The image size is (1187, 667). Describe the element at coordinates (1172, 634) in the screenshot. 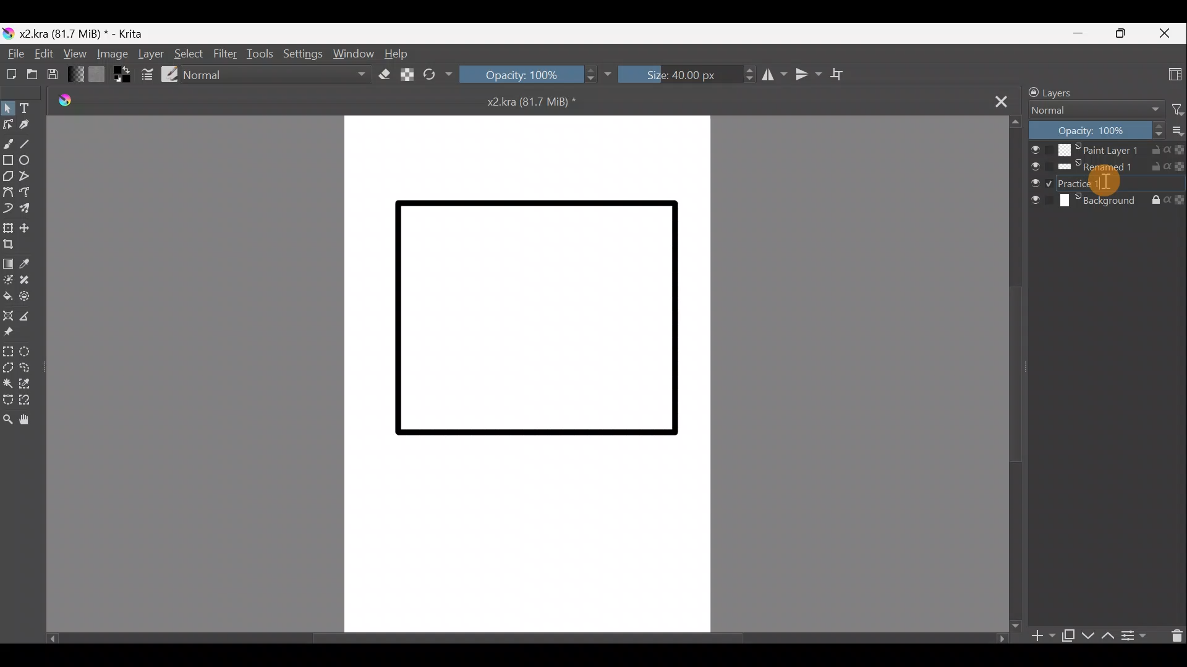

I see `Delete the layer/mask` at that location.